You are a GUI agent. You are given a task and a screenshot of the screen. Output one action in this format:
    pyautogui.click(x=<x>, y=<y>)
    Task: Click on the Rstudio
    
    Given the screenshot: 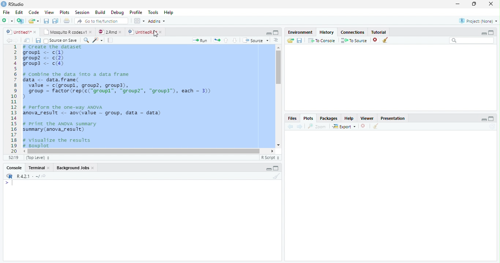 What is the action you would take?
    pyautogui.click(x=12, y=3)
    